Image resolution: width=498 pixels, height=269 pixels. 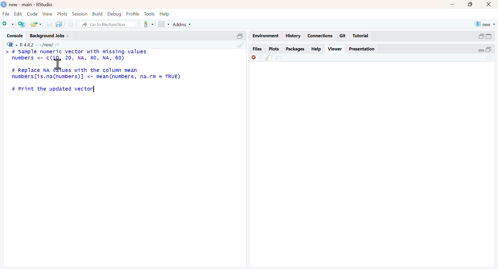 What do you see at coordinates (164, 24) in the screenshot?
I see `grid` at bounding box center [164, 24].